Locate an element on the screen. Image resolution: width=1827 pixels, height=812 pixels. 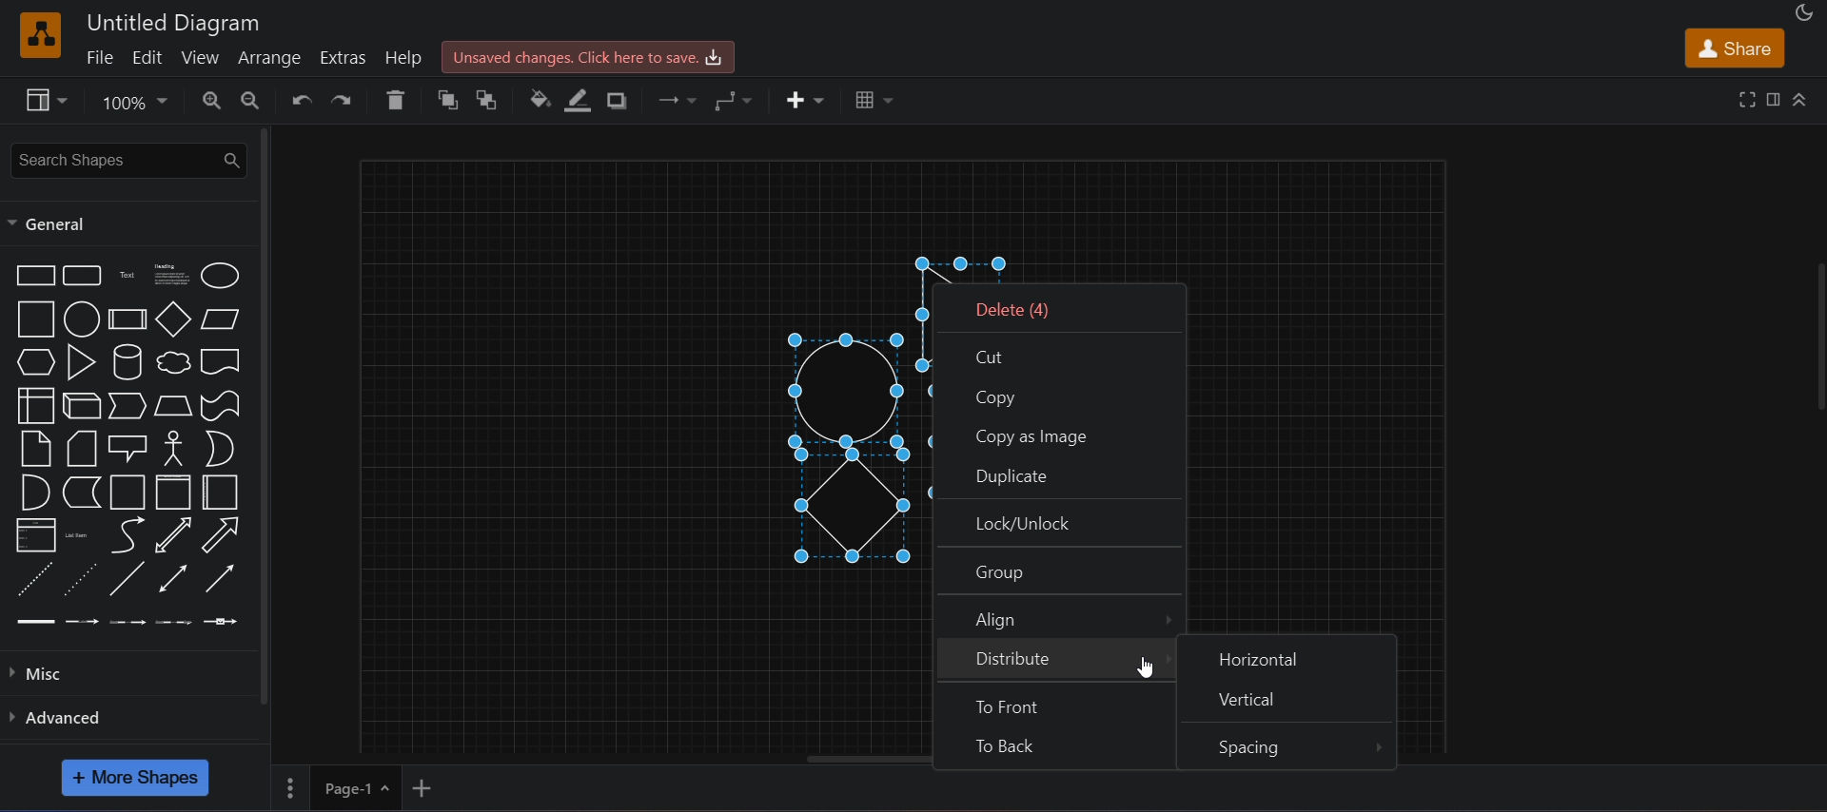
to front is located at coordinates (451, 101).